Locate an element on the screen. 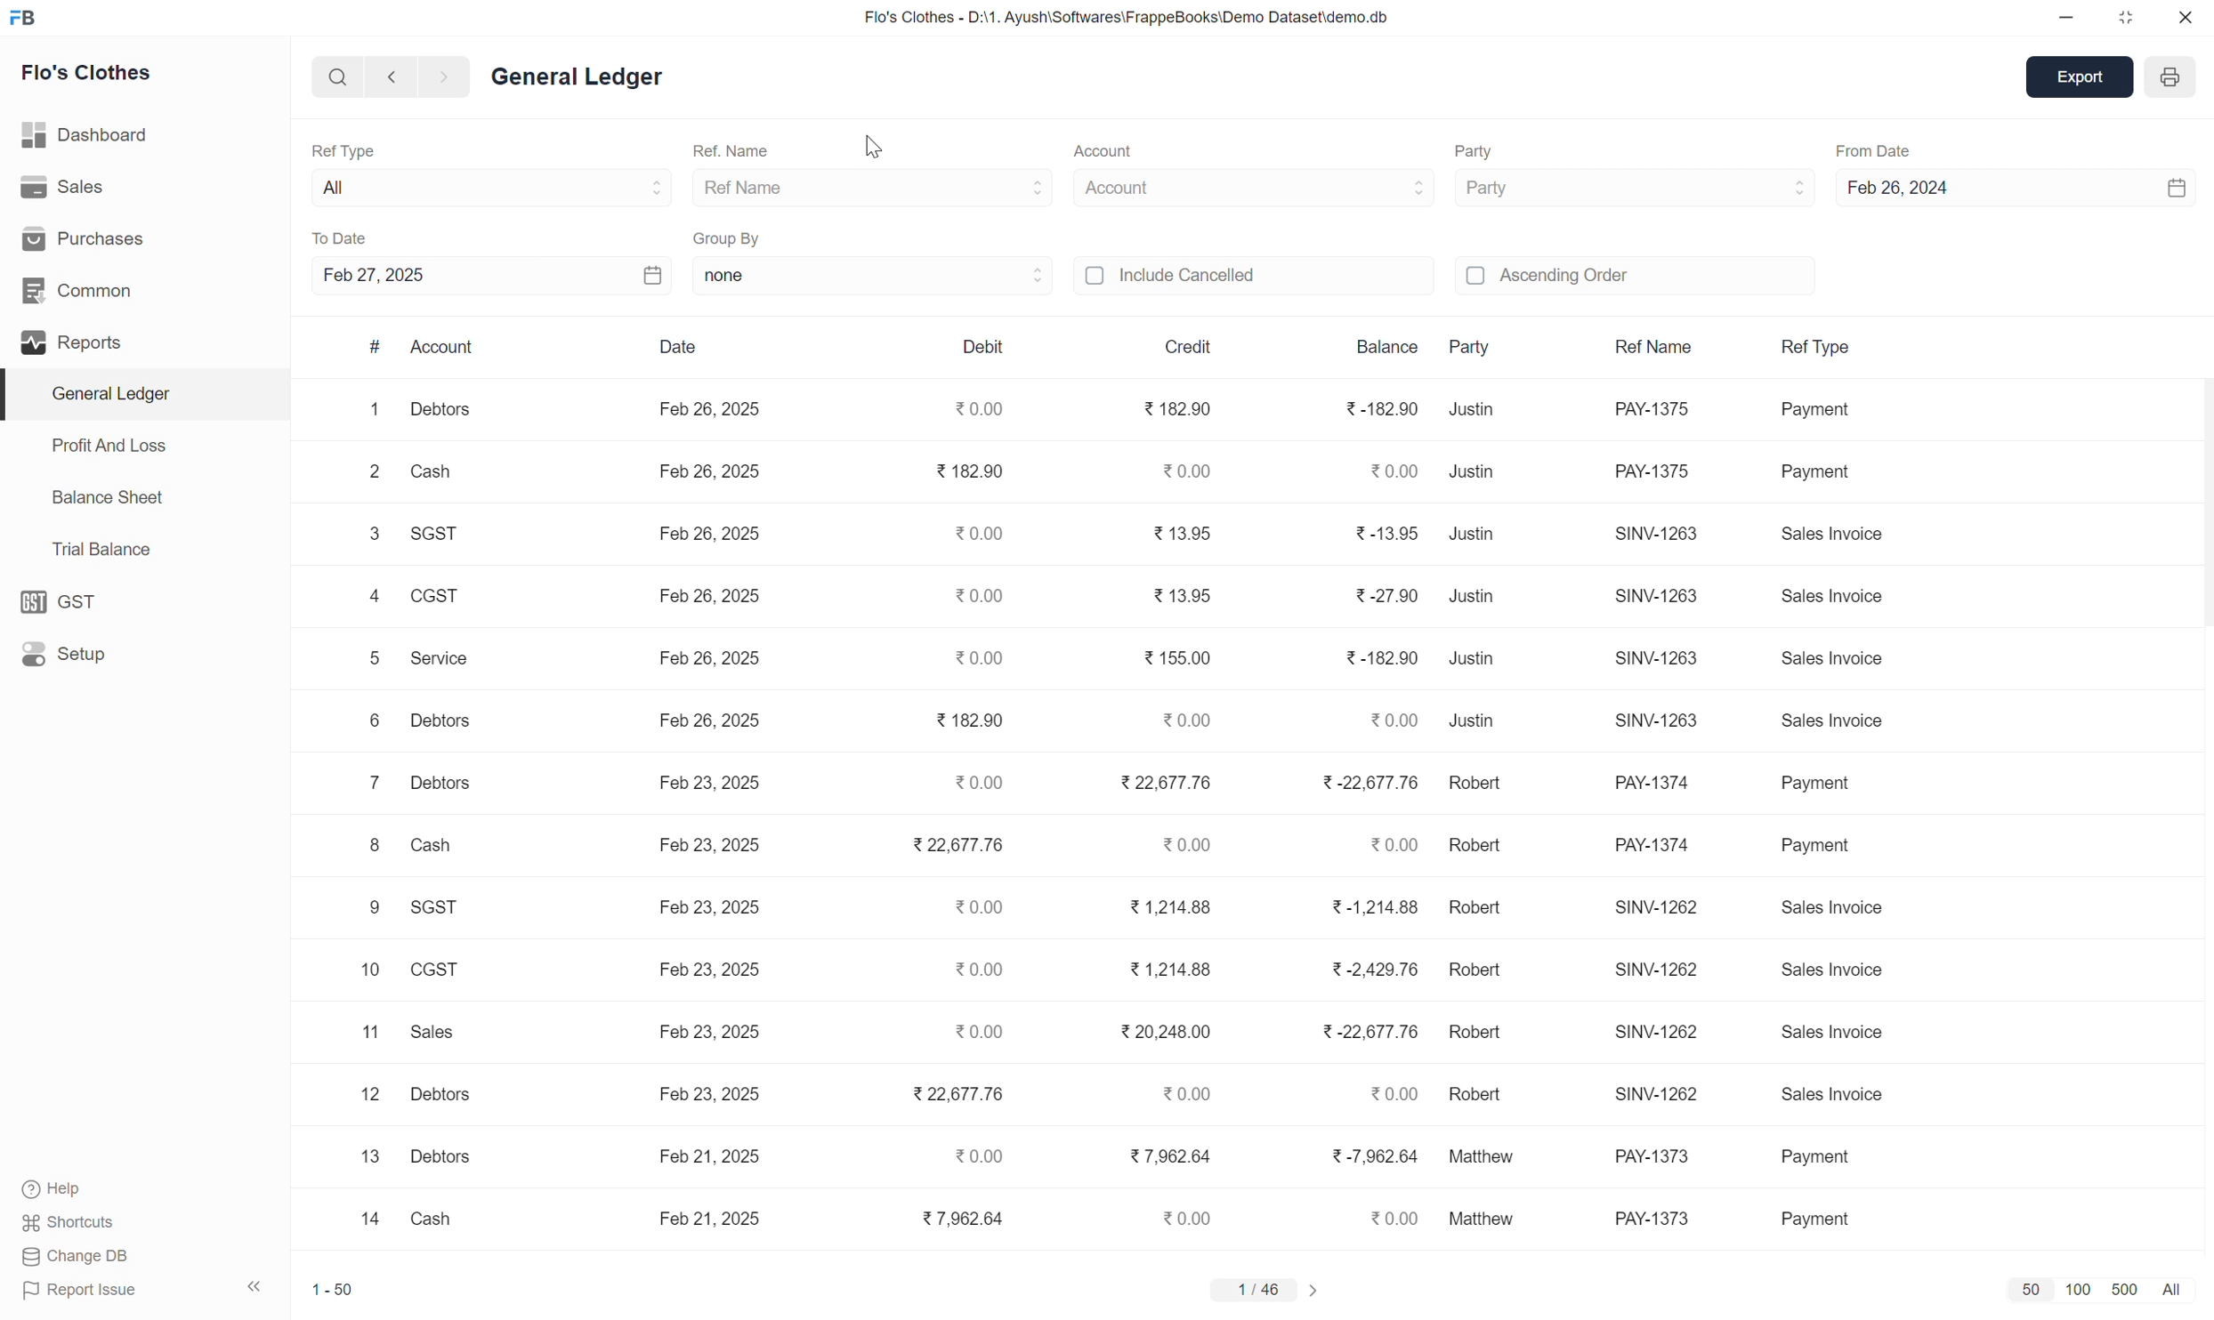 The width and height of the screenshot is (2214, 1320). -27.90 is located at coordinates (1386, 595).